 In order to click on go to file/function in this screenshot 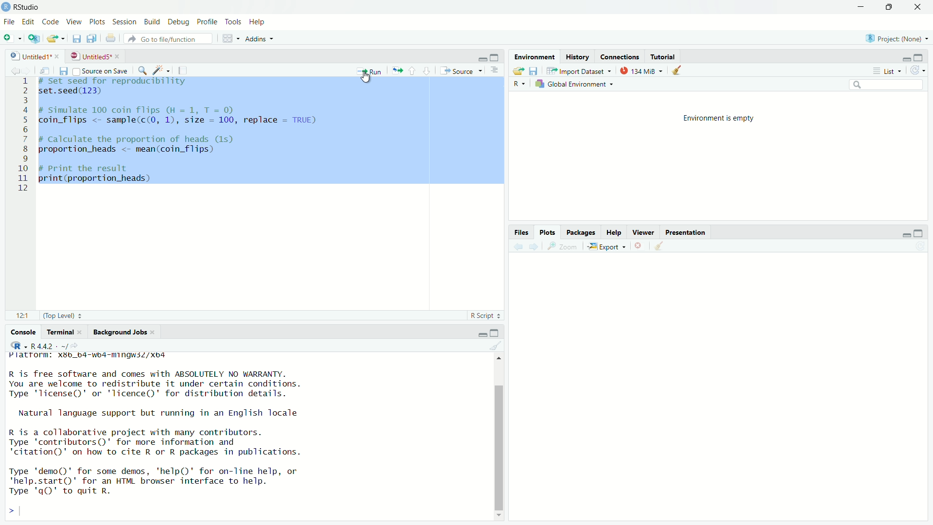, I will do `click(169, 38)`.